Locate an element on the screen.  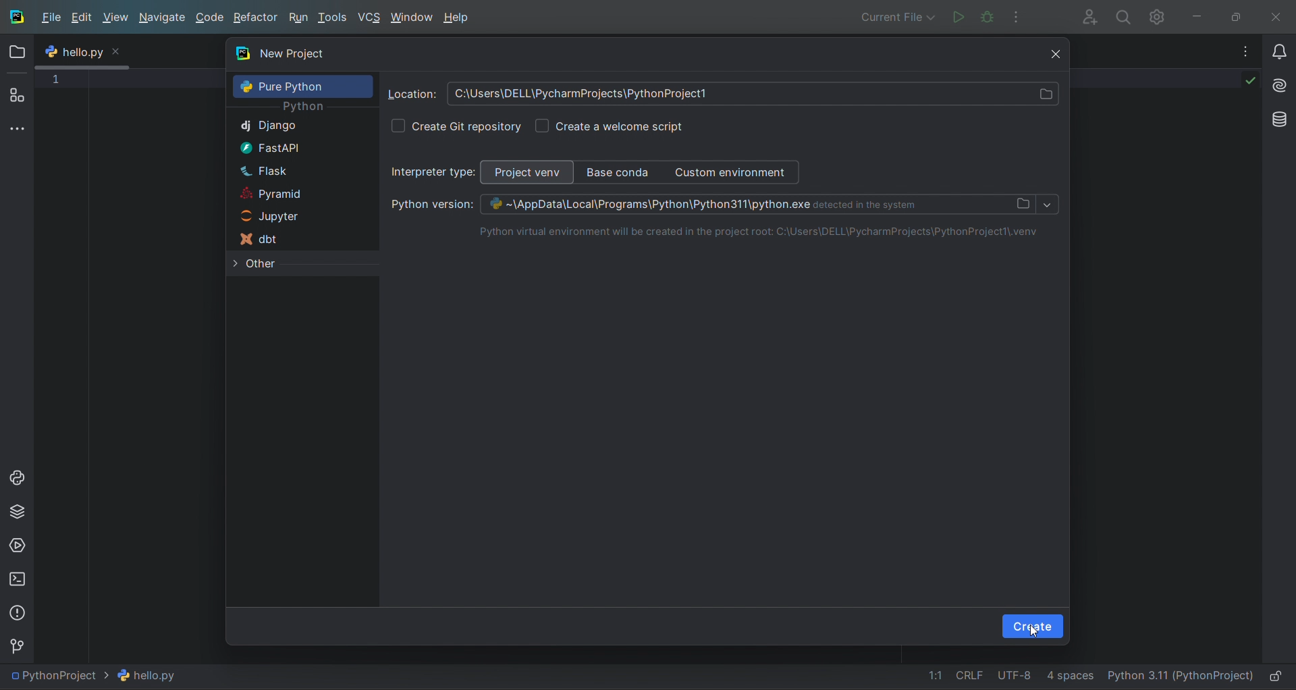
add user is located at coordinates (1085, 16).